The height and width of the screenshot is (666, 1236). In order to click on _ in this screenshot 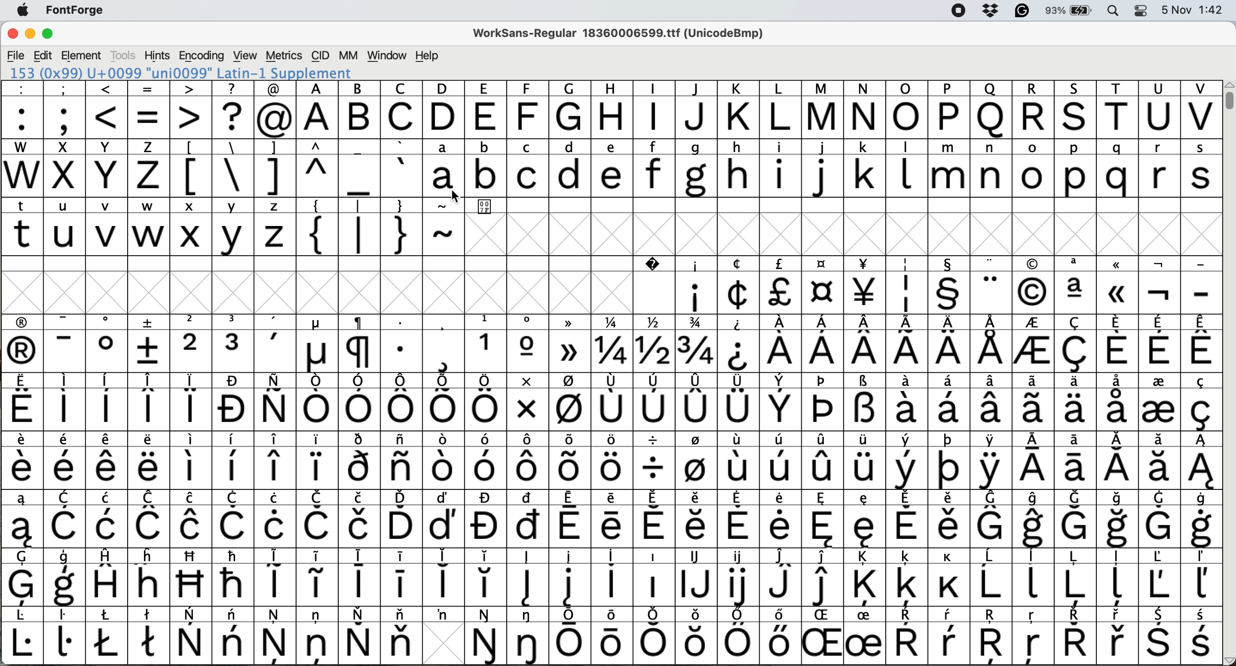, I will do `click(360, 168)`.